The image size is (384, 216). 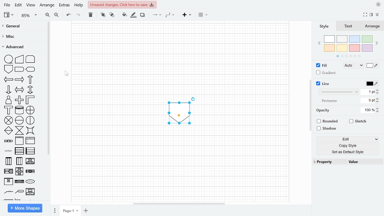 I want to click on orange, so click(x=329, y=48).